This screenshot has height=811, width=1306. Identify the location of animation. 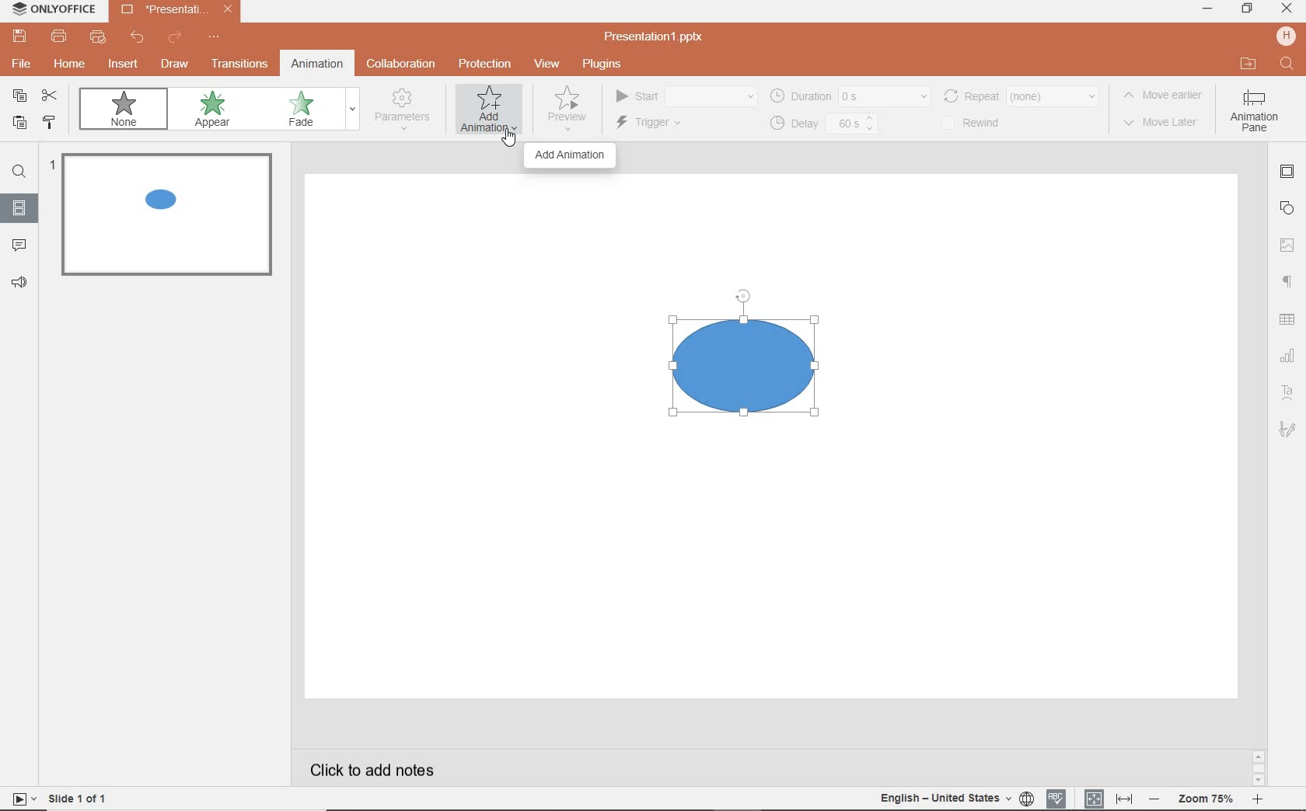
(316, 63).